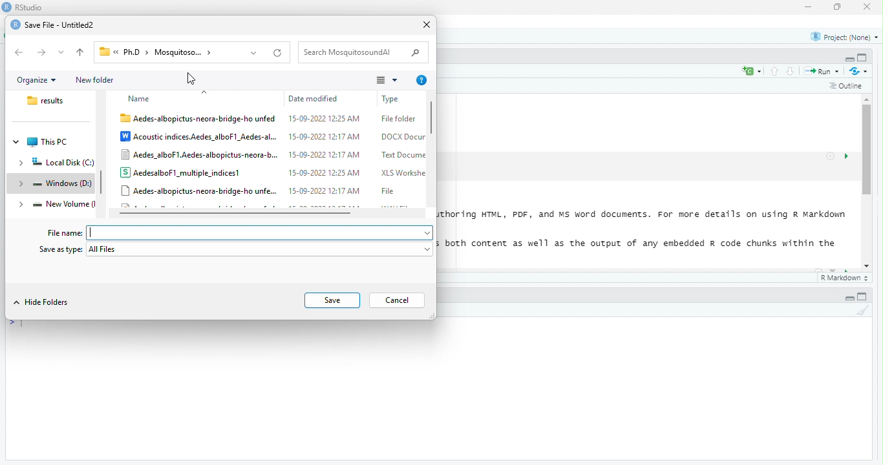 The image size is (883, 465). Describe the element at coordinates (62, 52) in the screenshot. I see `Drop-down ` at that location.